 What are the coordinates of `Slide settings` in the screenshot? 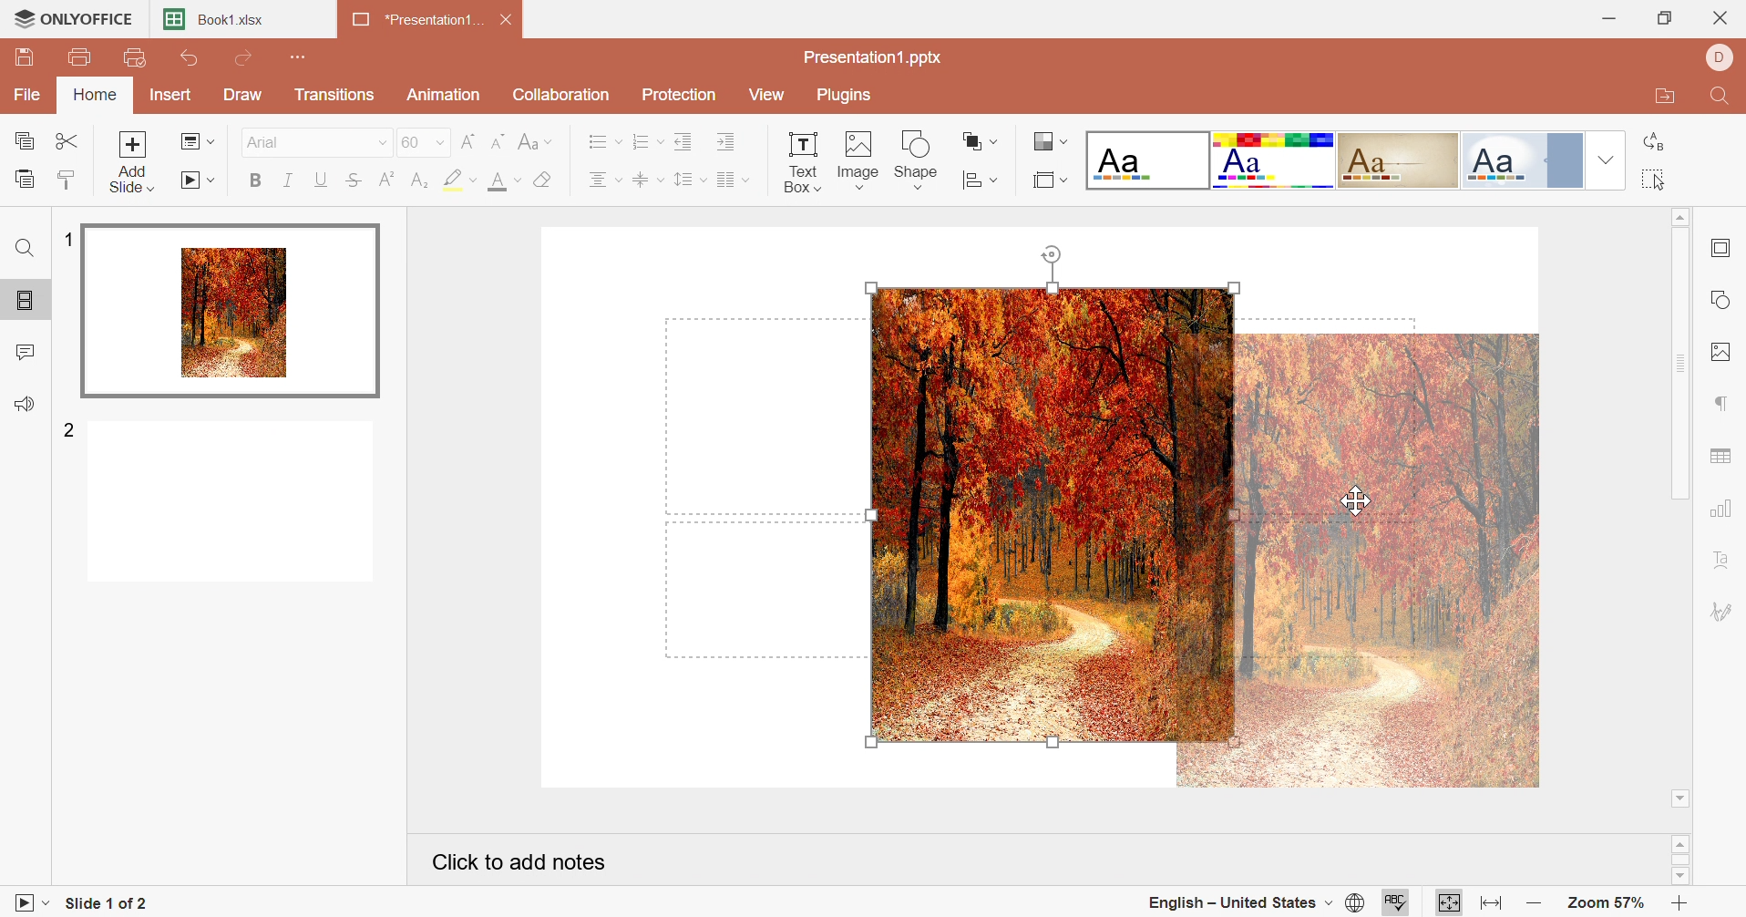 It's located at (1720, 247).